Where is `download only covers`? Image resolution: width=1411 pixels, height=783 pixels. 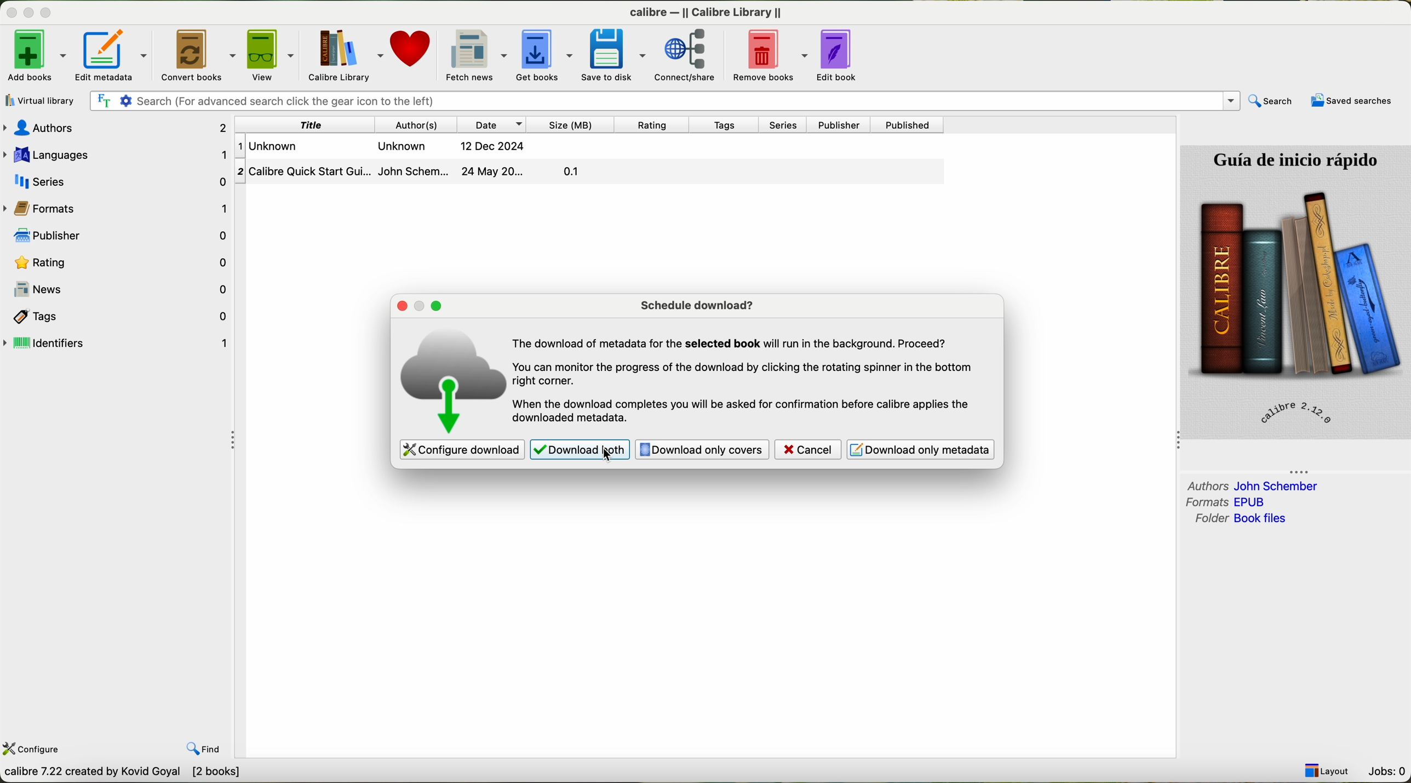
download only covers is located at coordinates (701, 450).